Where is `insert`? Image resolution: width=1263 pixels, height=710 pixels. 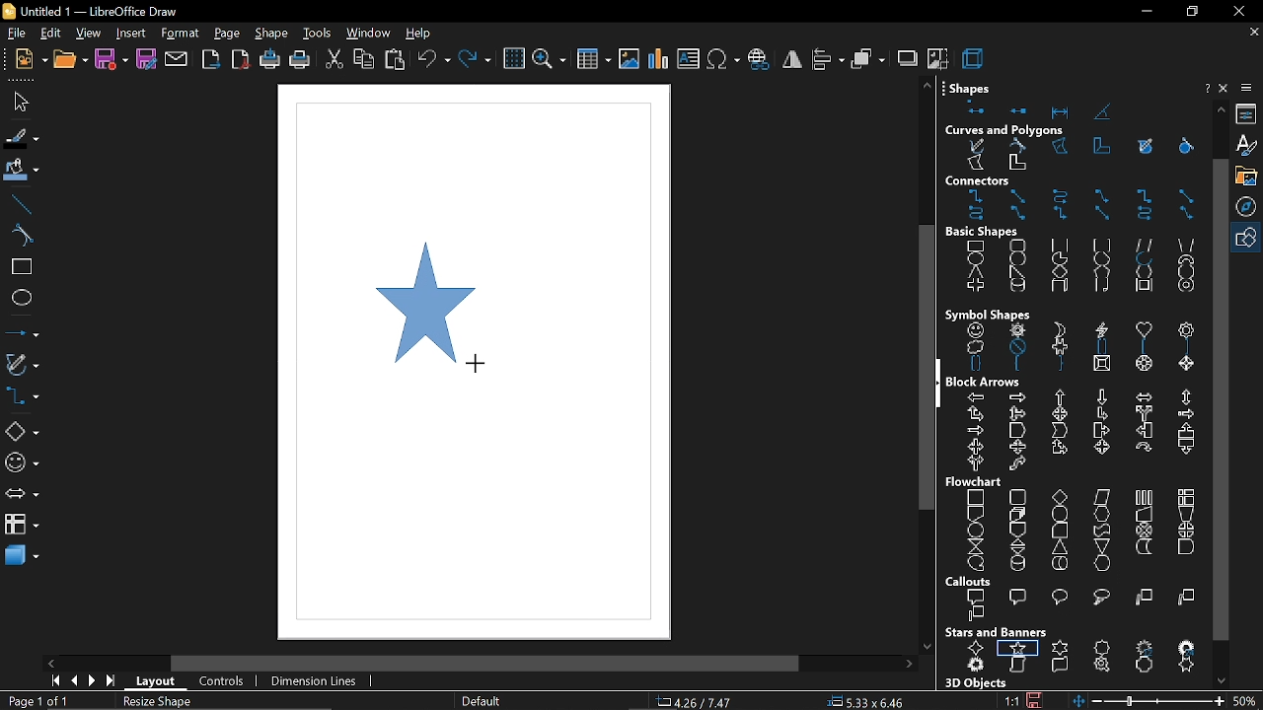
insert is located at coordinates (128, 34).